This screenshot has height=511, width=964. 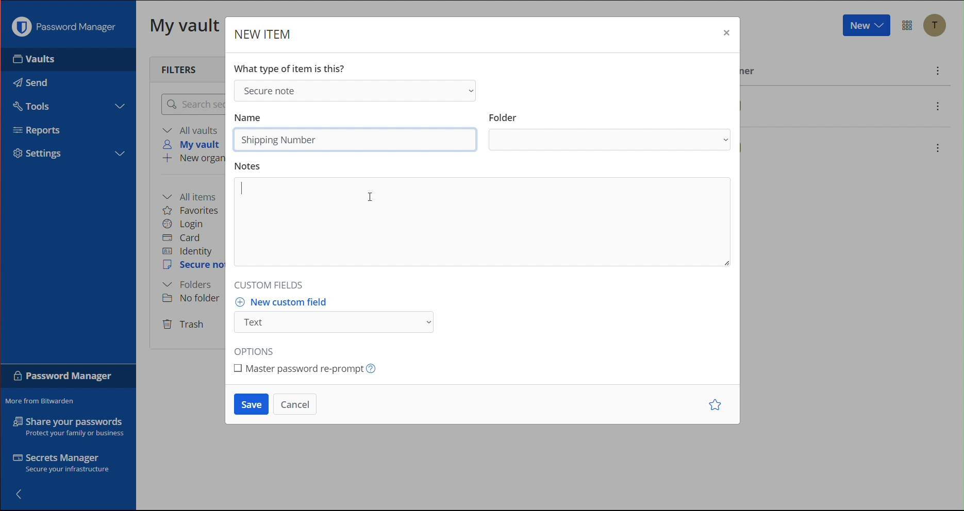 I want to click on Cursor, so click(x=372, y=198).